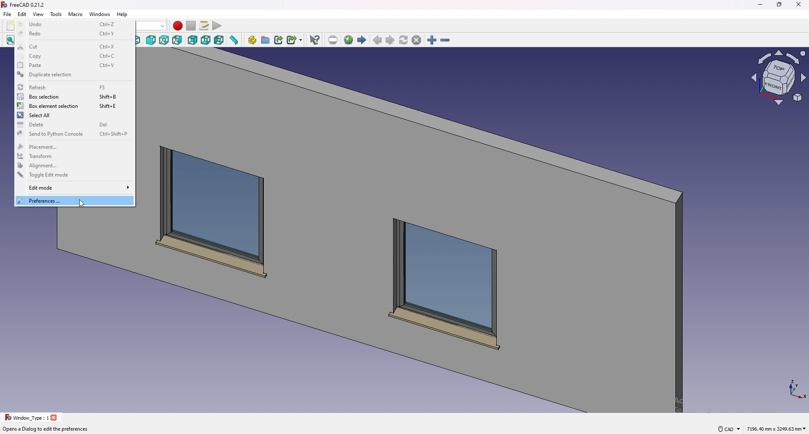  I want to click on top, so click(164, 40).